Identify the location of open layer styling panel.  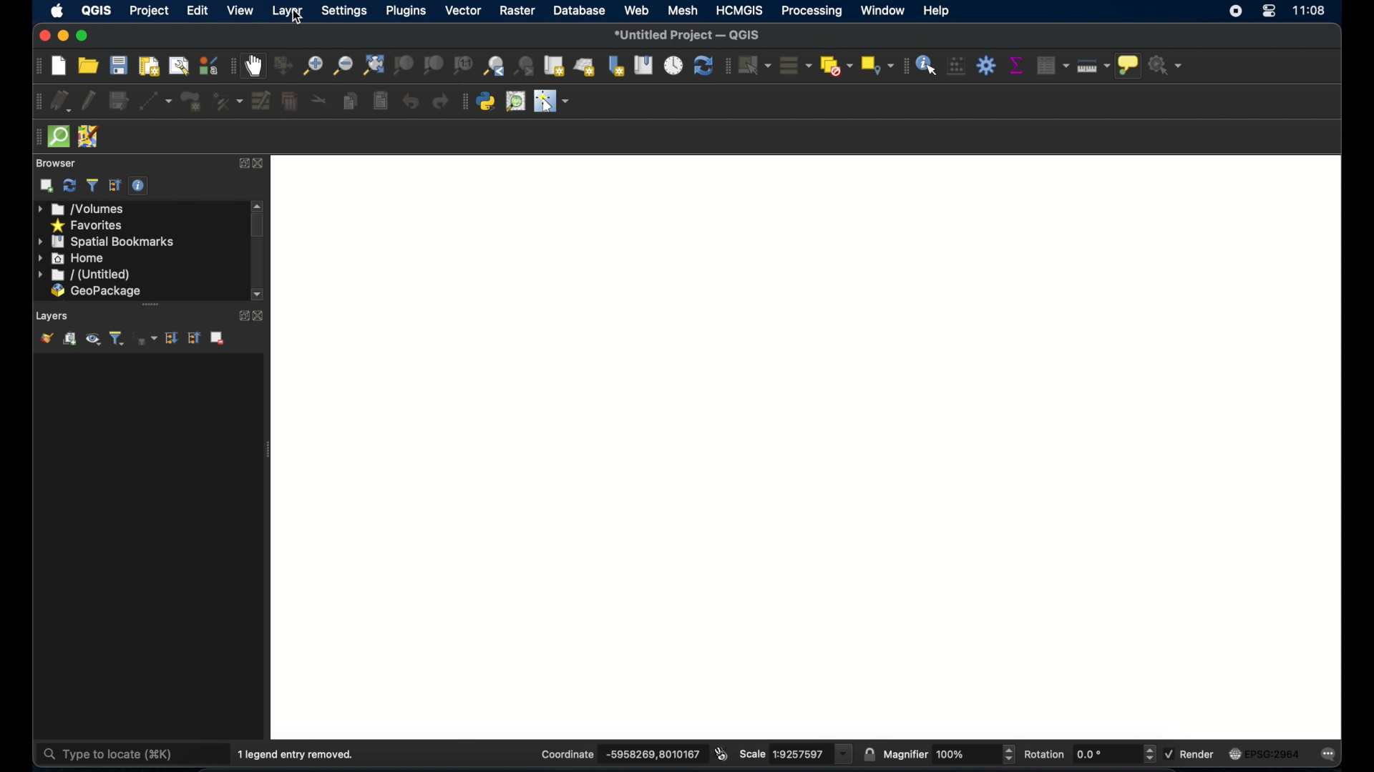
(47, 337).